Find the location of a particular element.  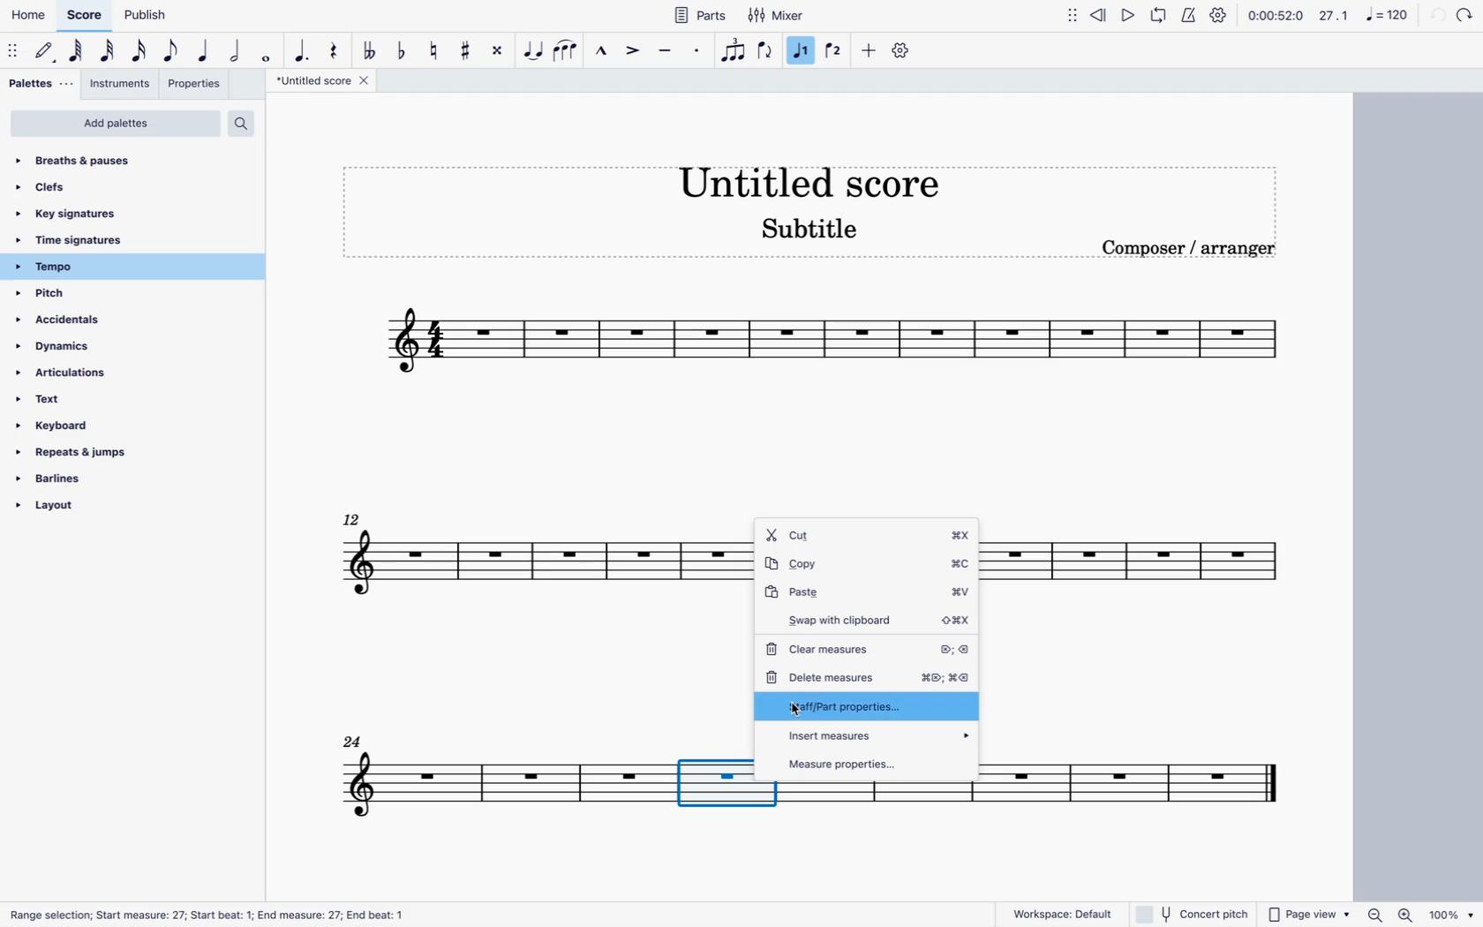

loop playback is located at coordinates (1160, 14).